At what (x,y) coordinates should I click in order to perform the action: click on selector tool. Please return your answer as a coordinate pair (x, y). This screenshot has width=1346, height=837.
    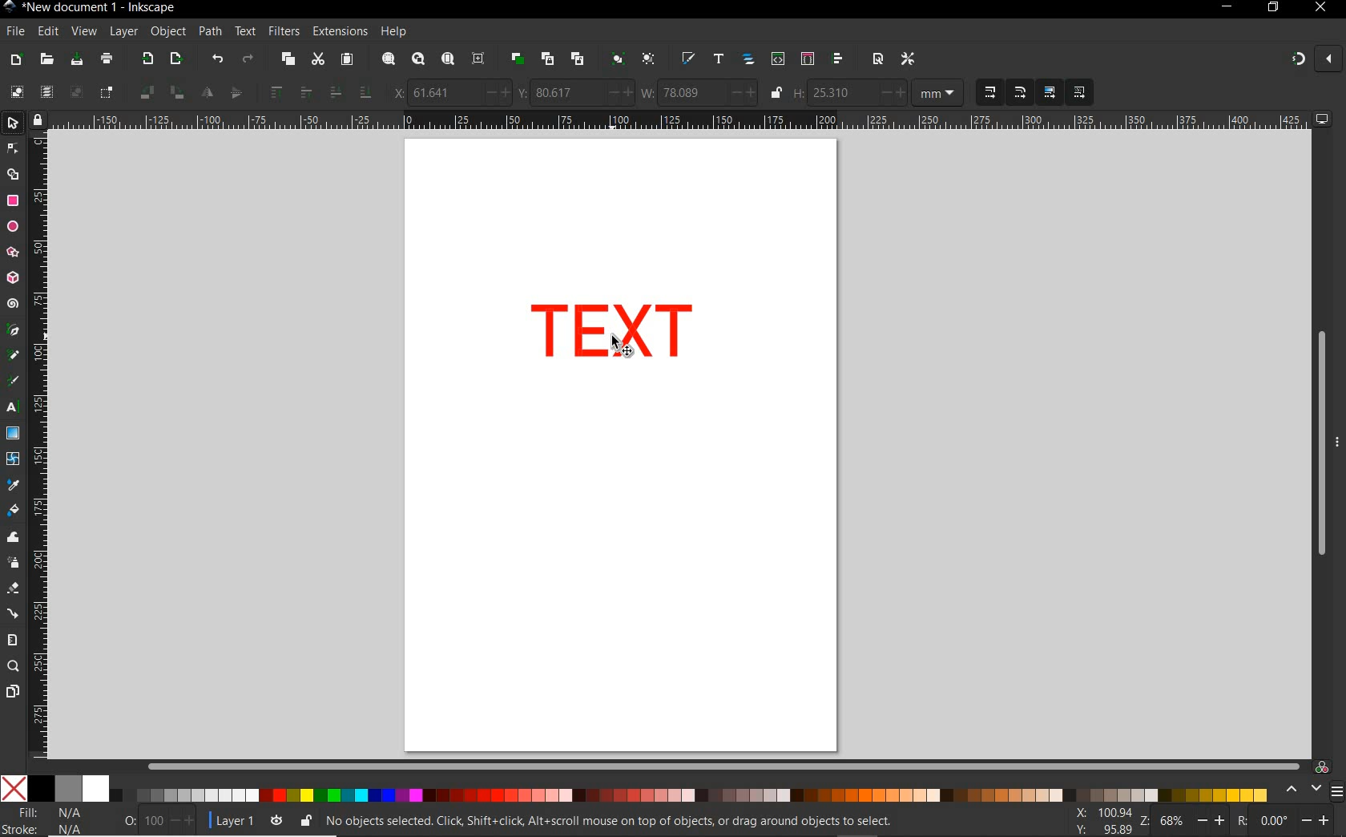
    Looking at the image, I should click on (14, 125).